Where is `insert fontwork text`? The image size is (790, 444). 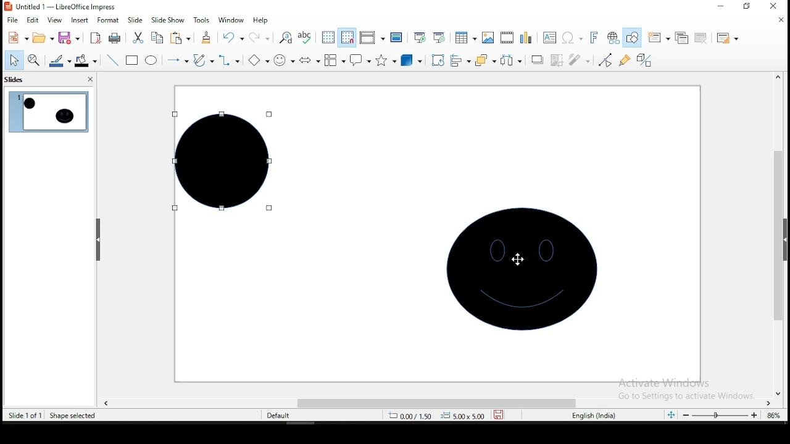
insert fontwork text is located at coordinates (595, 37).